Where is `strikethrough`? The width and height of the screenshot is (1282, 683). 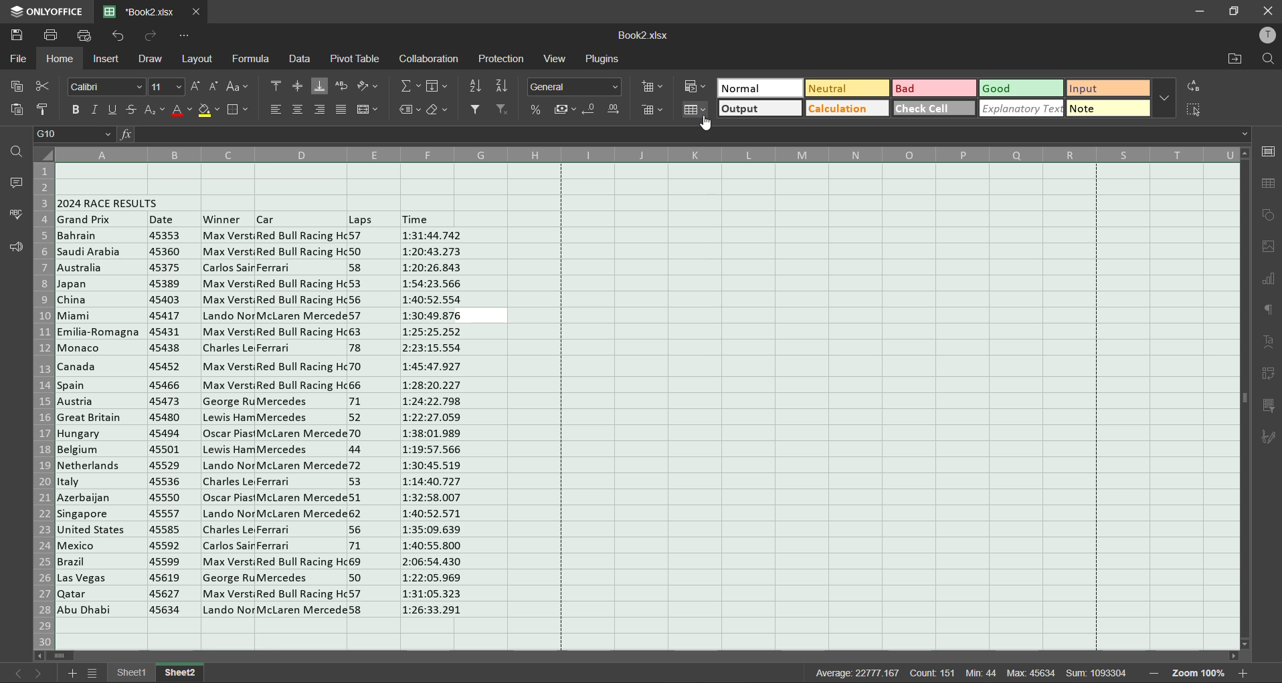
strikethrough is located at coordinates (134, 113).